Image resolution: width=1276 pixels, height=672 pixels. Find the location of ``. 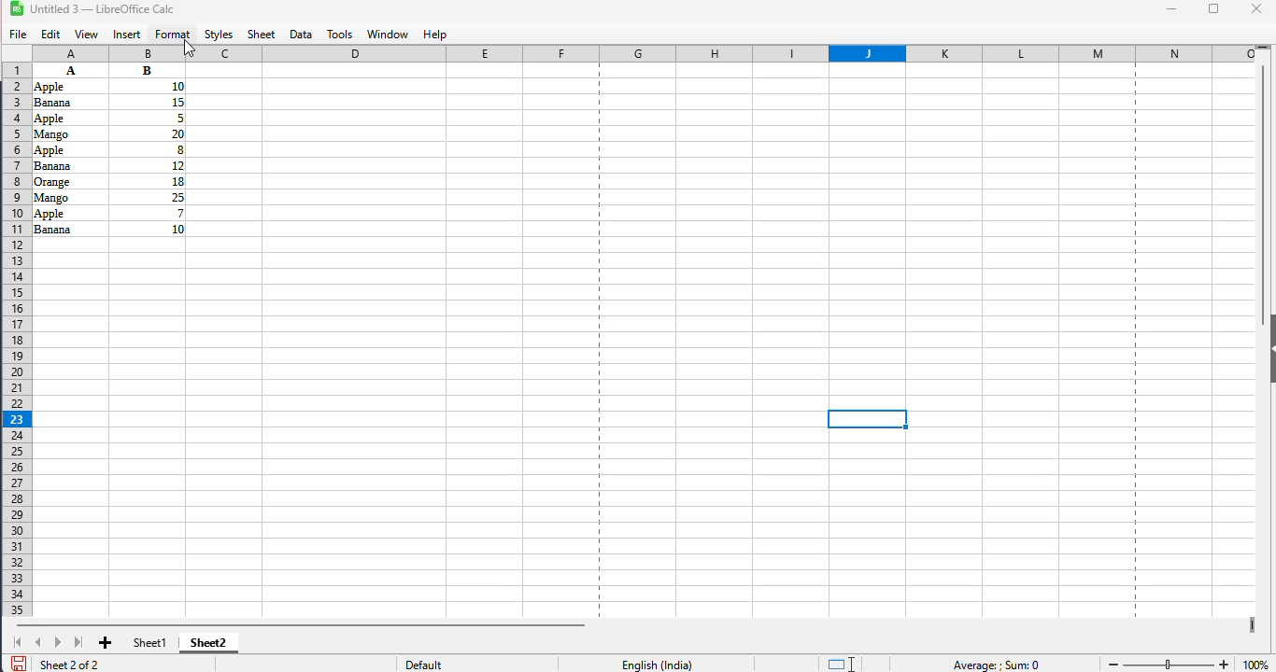

 is located at coordinates (148, 118).